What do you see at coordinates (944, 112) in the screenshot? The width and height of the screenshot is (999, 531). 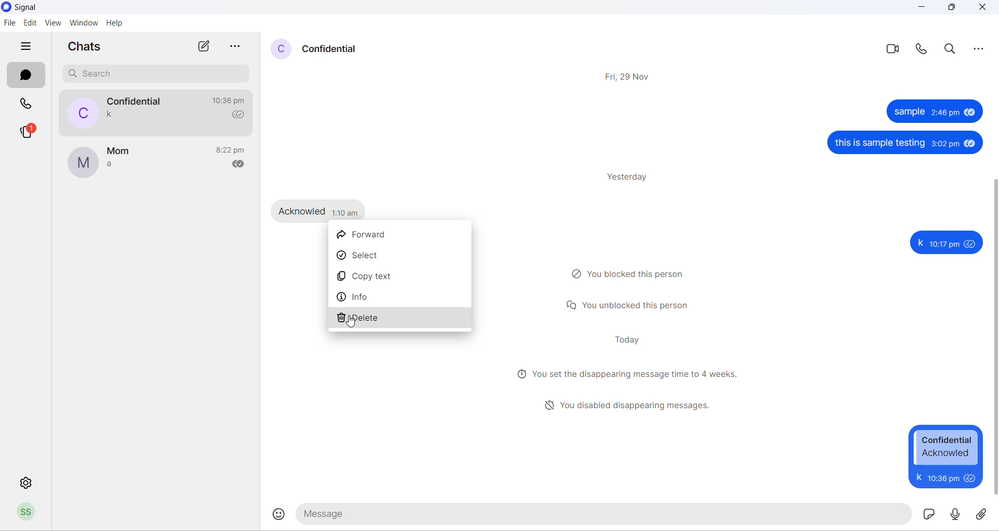 I see `2:46 pm` at bounding box center [944, 112].